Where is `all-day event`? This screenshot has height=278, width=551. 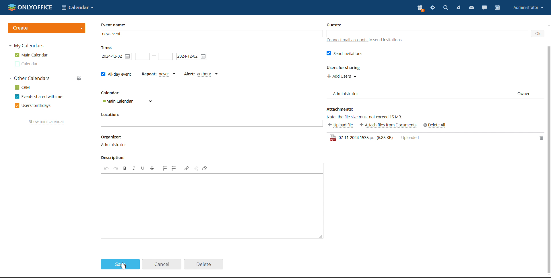 all-day event is located at coordinates (117, 74).